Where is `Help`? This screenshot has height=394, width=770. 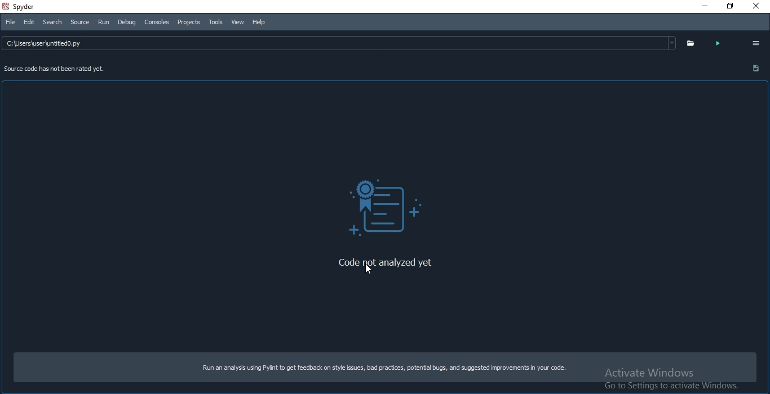
Help is located at coordinates (260, 21).